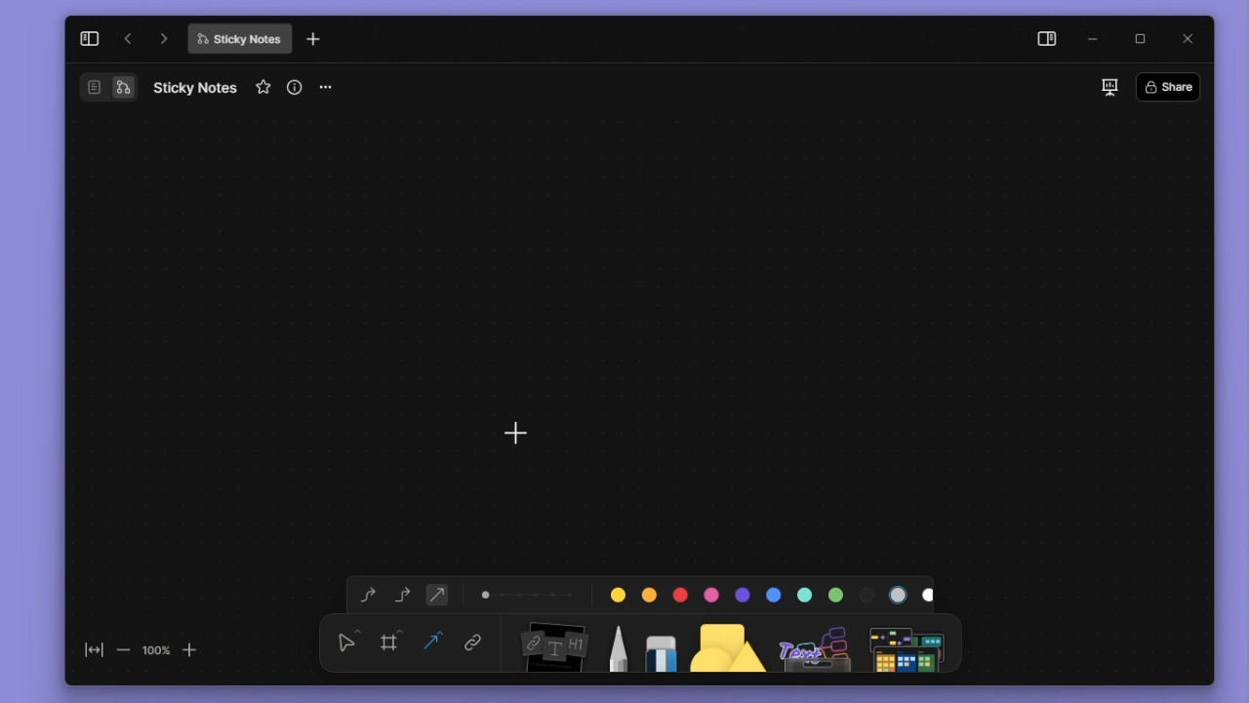 This screenshot has width=1249, height=703. What do you see at coordinates (517, 434) in the screenshot?
I see `mouse crosshair` at bounding box center [517, 434].